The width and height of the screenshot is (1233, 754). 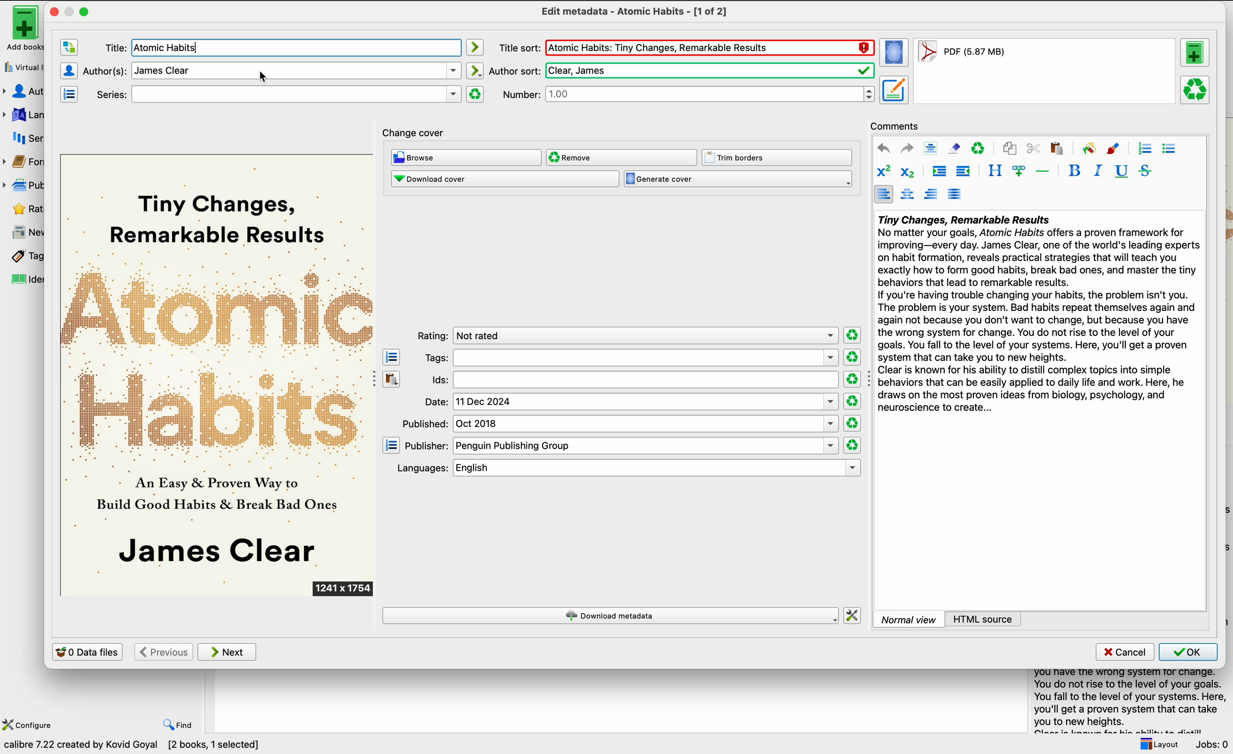 What do you see at coordinates (1196, 91) in the screenshot?
I see `remove the selected format from this book` at bounding box center [1196, 91].